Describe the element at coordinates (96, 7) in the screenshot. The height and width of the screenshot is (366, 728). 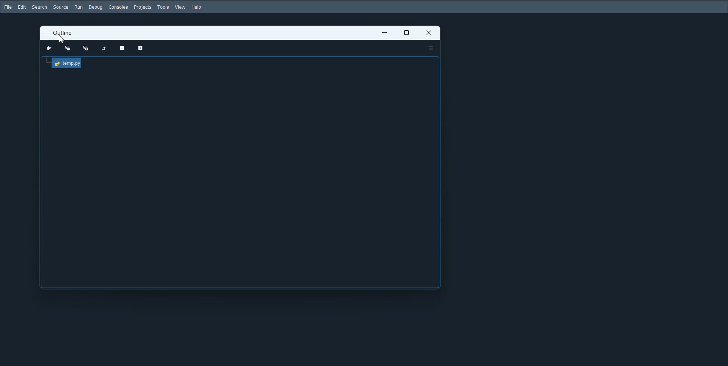
I see `Debug` at that location.